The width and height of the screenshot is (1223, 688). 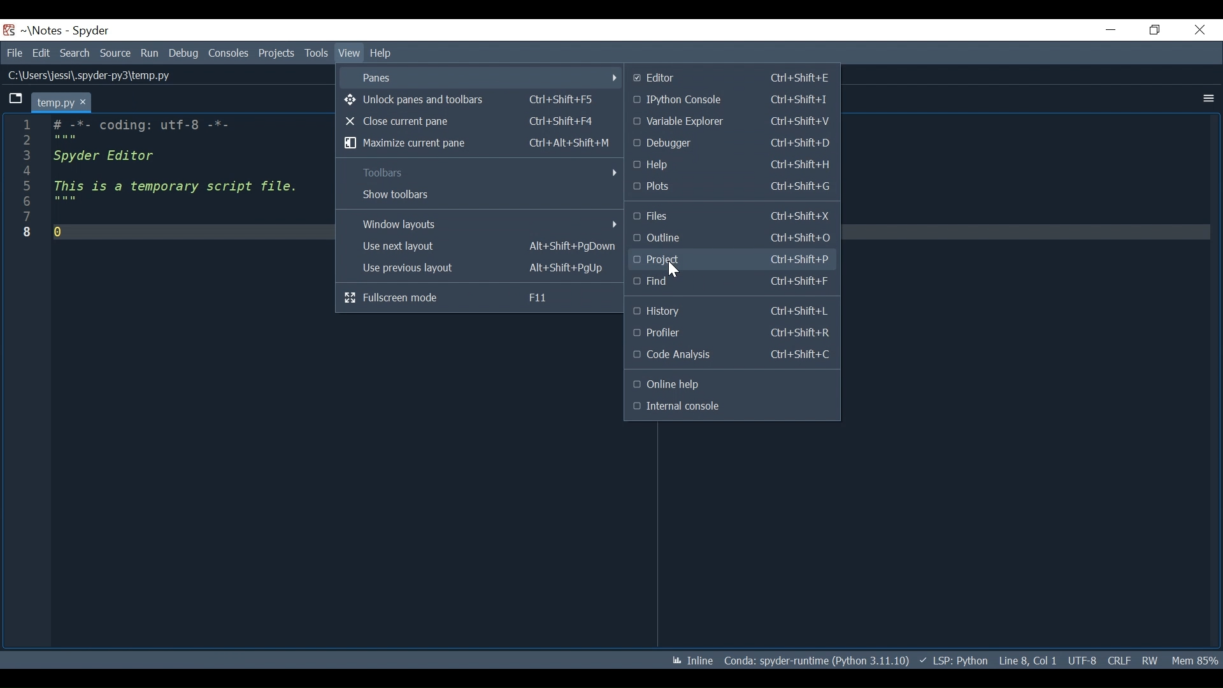 What do you see at coordinates (61, 101) in the screenshot?
I see `temp.py` at bounding box center [61, 101].